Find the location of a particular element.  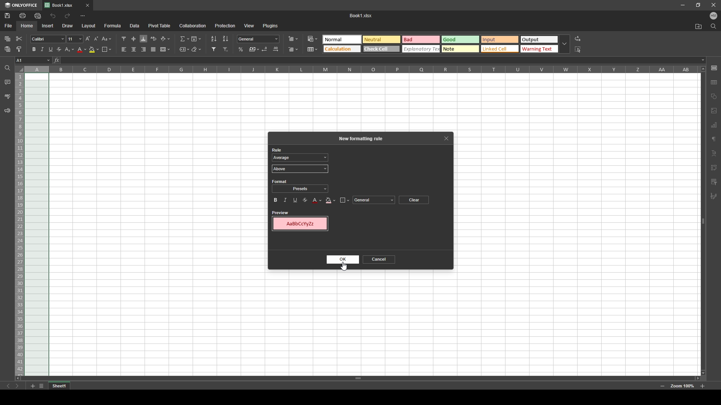

cursor is located at coordinates (340, 264).